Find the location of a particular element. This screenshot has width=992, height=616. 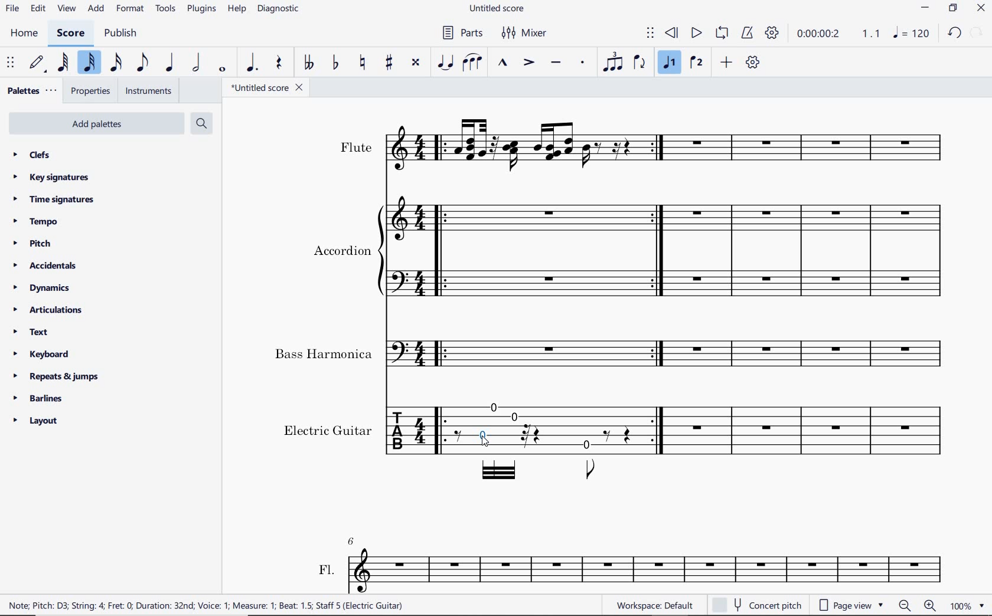

mixer is located at coordinates (525, 32).